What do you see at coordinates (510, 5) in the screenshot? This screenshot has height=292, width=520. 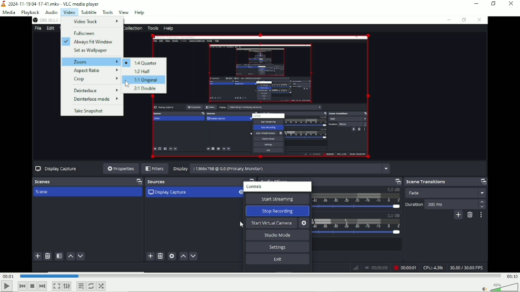 I see `Close` at bounding box center [510, 5].